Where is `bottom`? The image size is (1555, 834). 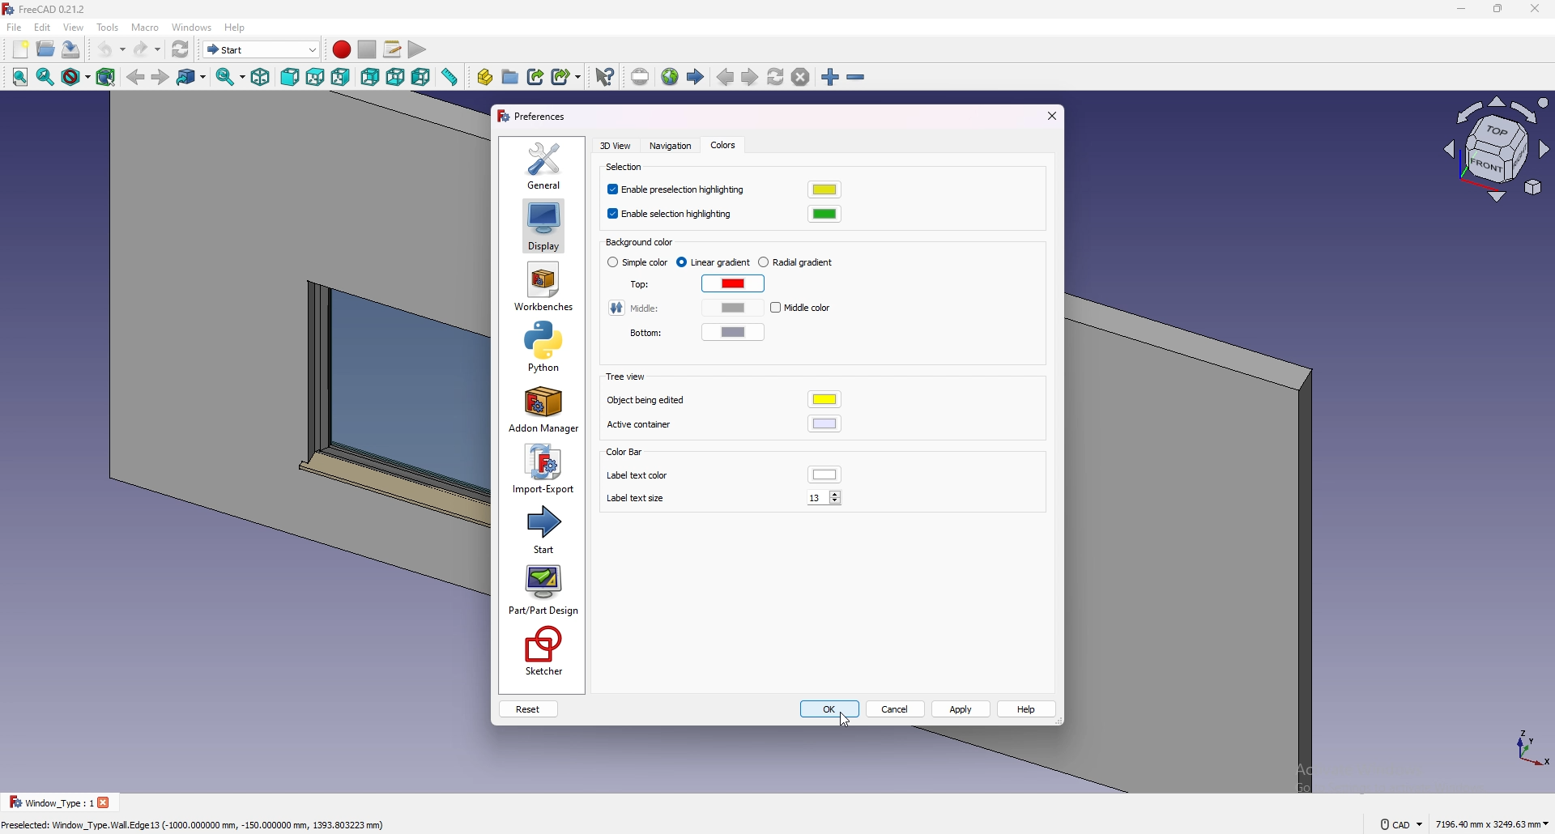 bottom is located at coordinates (396, 78).